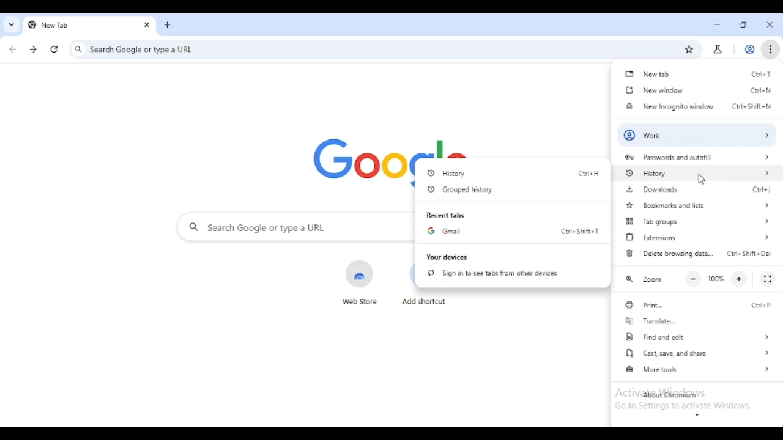 Image resolution: width=783 pixels, height=440 pixels. What do you see at coordinates (739, 279) in the screenshot?
I see `make text larger` at bounding box center [739, 279].